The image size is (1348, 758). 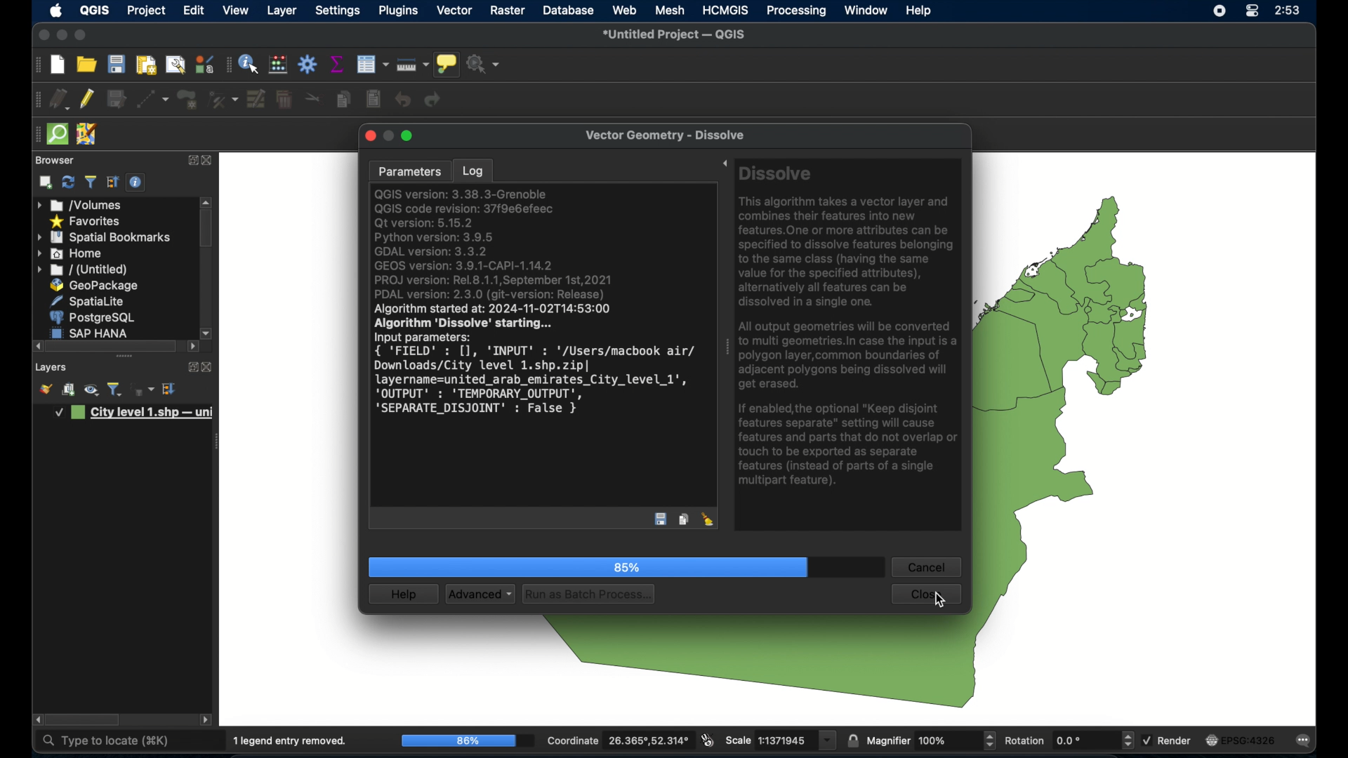 I want to click on spatial lite, so click(x=89, y=301).